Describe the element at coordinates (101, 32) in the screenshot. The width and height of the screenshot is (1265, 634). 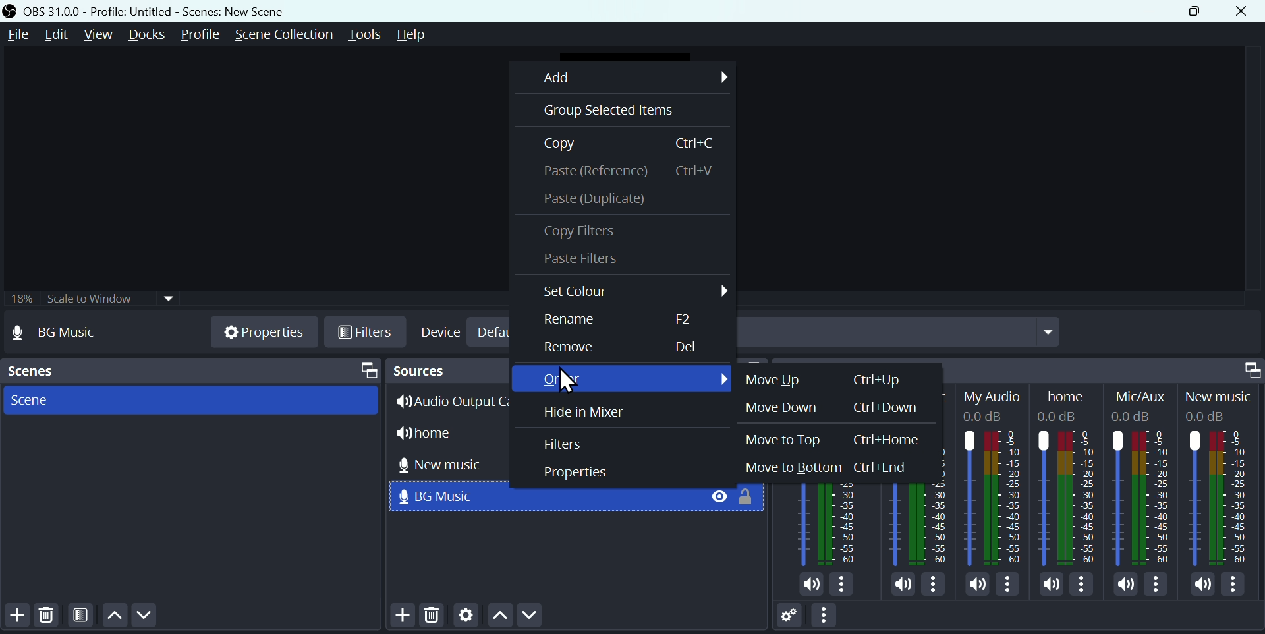
I see `View` at that location.